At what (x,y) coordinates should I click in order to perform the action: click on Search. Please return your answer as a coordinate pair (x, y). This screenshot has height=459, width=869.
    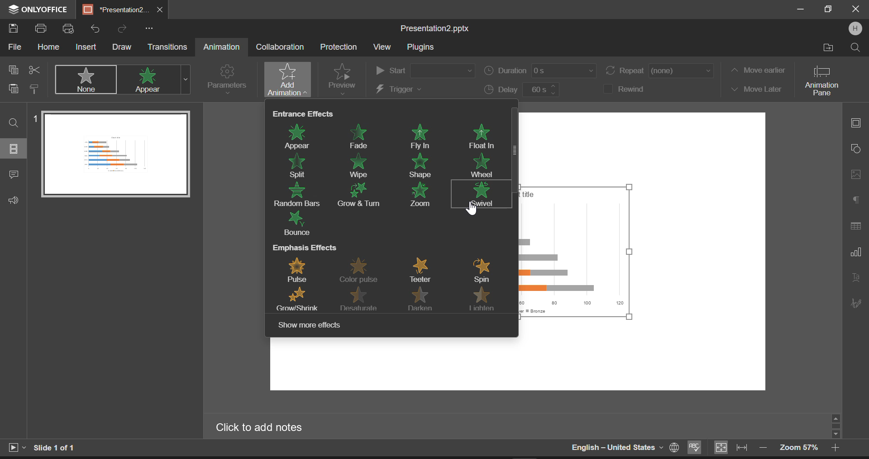
    Looking at the image, I should click on (855, 47).